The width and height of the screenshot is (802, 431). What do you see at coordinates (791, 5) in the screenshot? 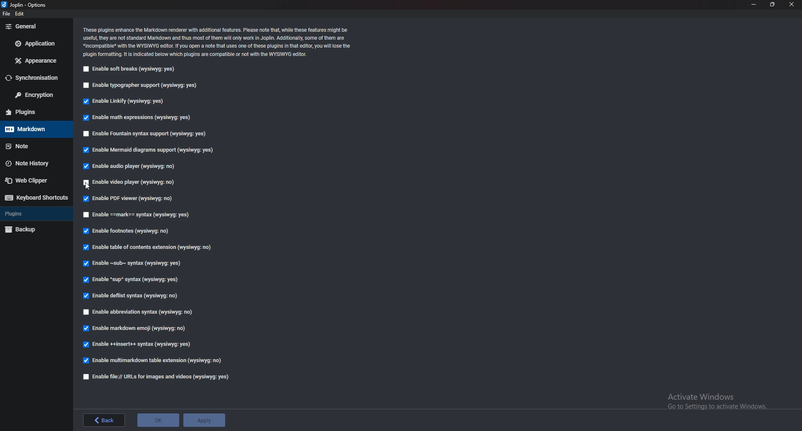
I see `close` at bounding box center [791, 5].